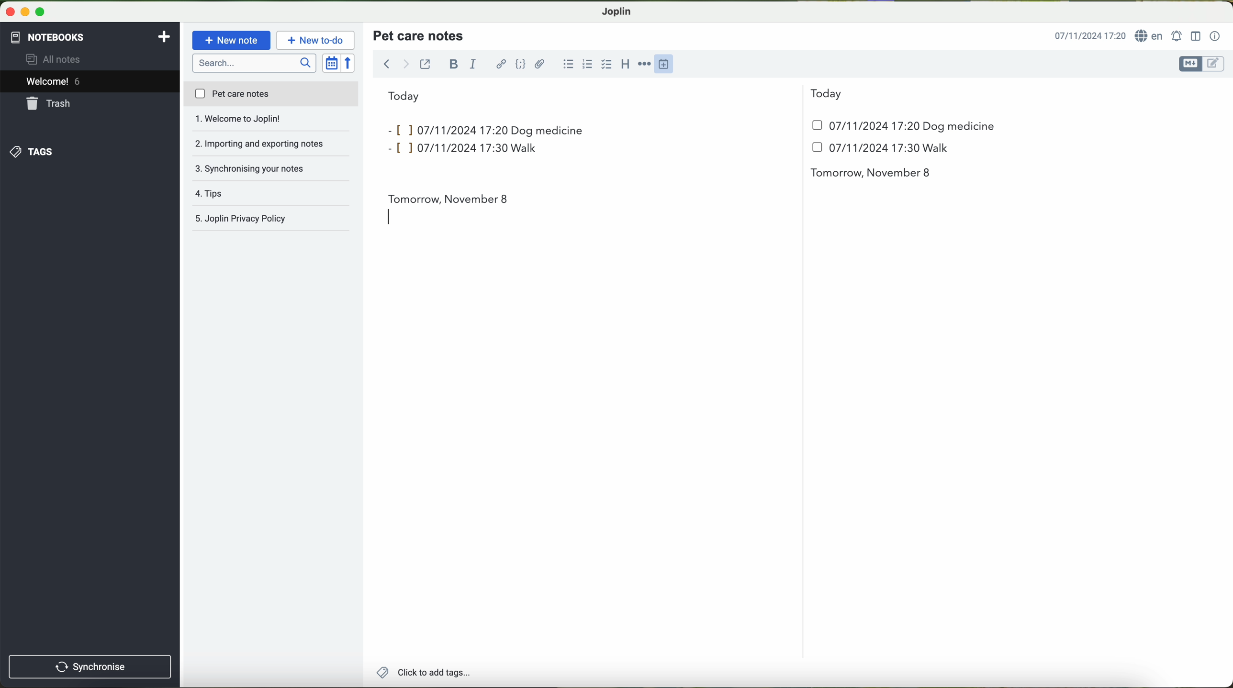 This screenshot has width=1233, height=688. I want to click on trash, so click(49, 105).